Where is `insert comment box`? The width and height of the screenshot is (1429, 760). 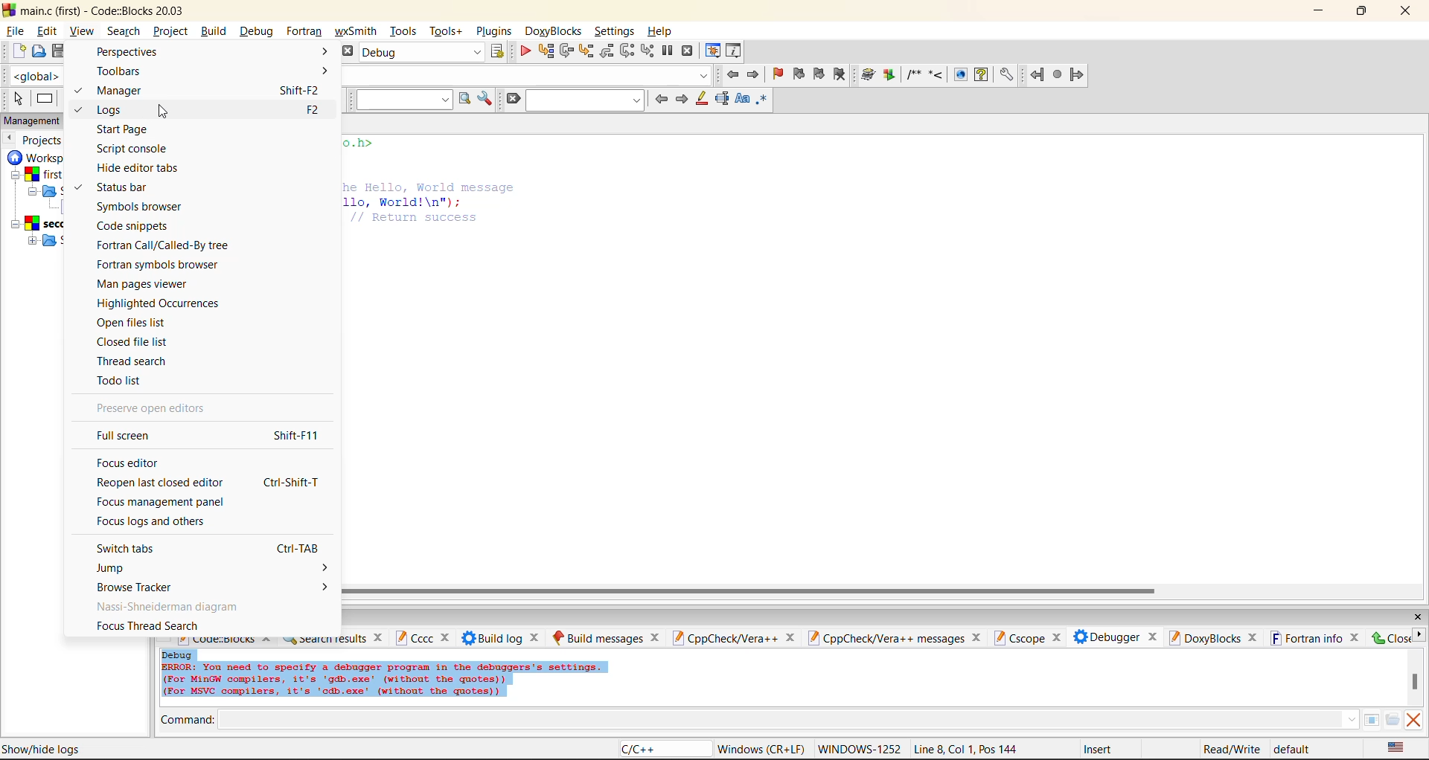
insert comment box is located at coordinates (913, 75).